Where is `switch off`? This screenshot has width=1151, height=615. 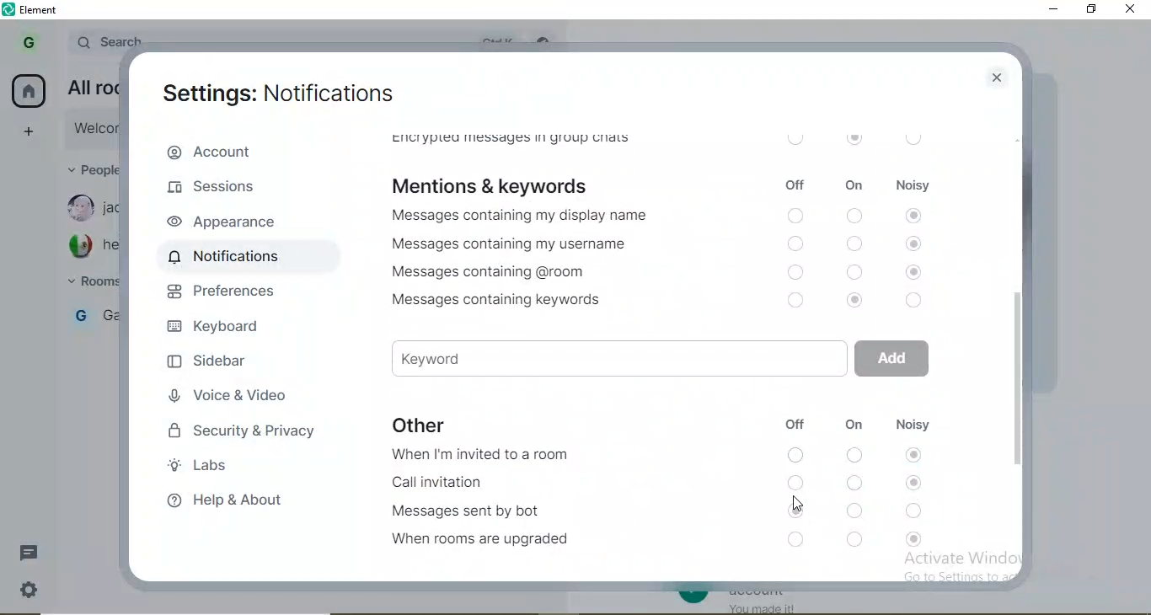
switch off is located at coordinates (798, 484).